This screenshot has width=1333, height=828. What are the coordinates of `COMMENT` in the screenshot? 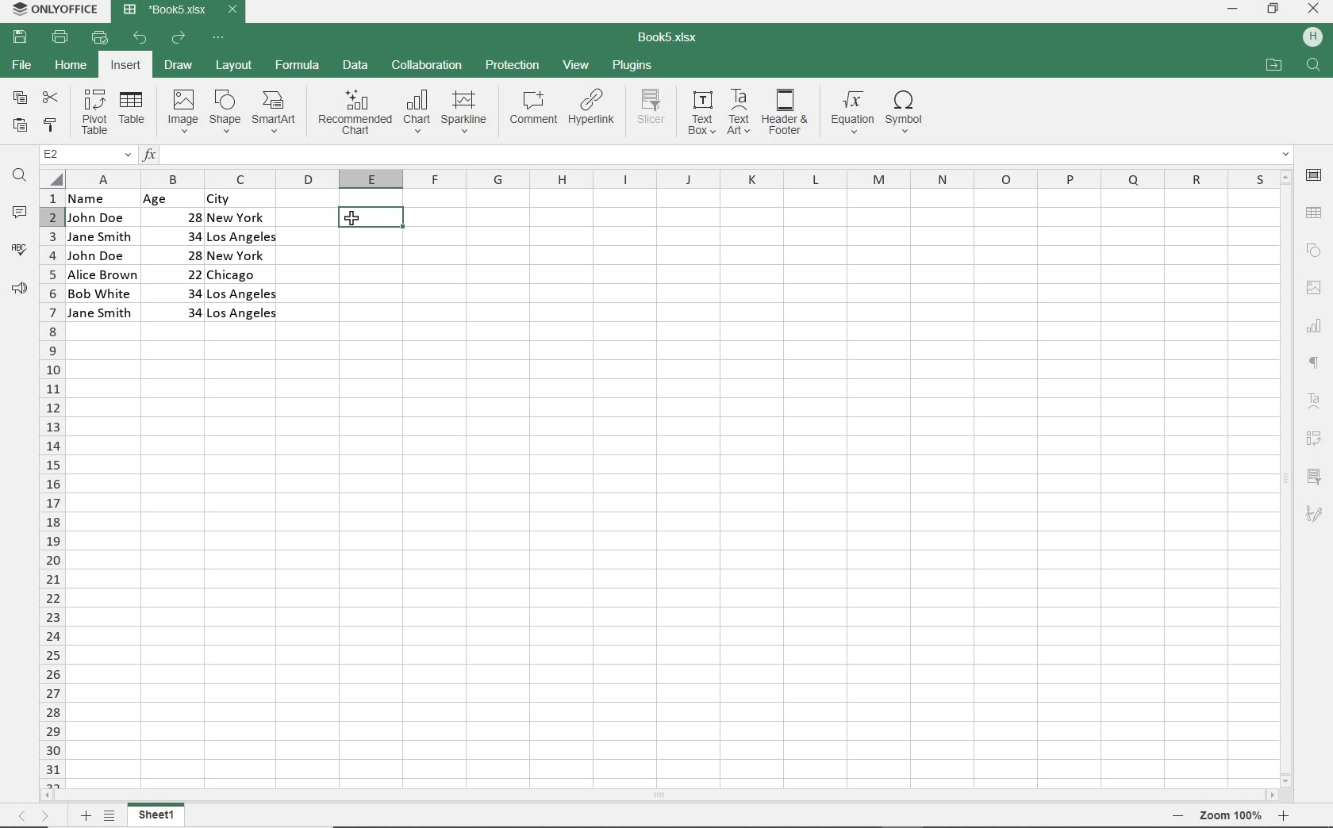 It's located at (533, 110).